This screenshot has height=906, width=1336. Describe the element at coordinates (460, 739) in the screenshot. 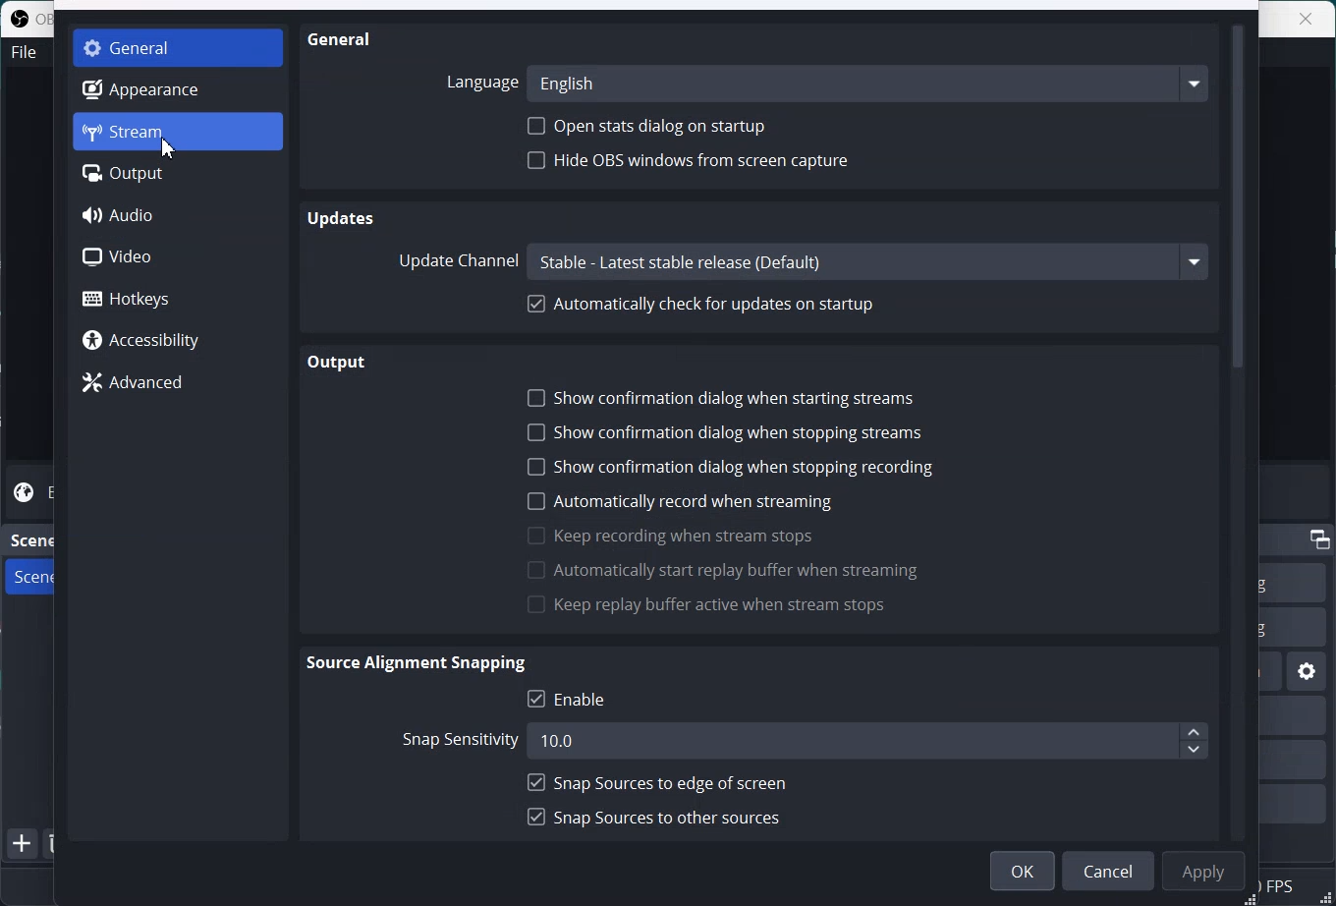

I see `Snap sensitivity` at that location.